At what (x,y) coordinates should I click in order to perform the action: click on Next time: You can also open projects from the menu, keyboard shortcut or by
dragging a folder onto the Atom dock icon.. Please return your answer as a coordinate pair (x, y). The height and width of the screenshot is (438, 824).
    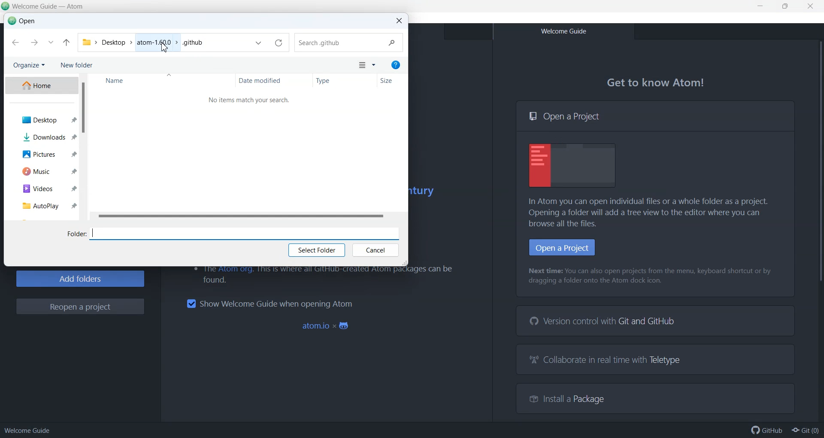
    Looking at the image, I should click on (651, 277).